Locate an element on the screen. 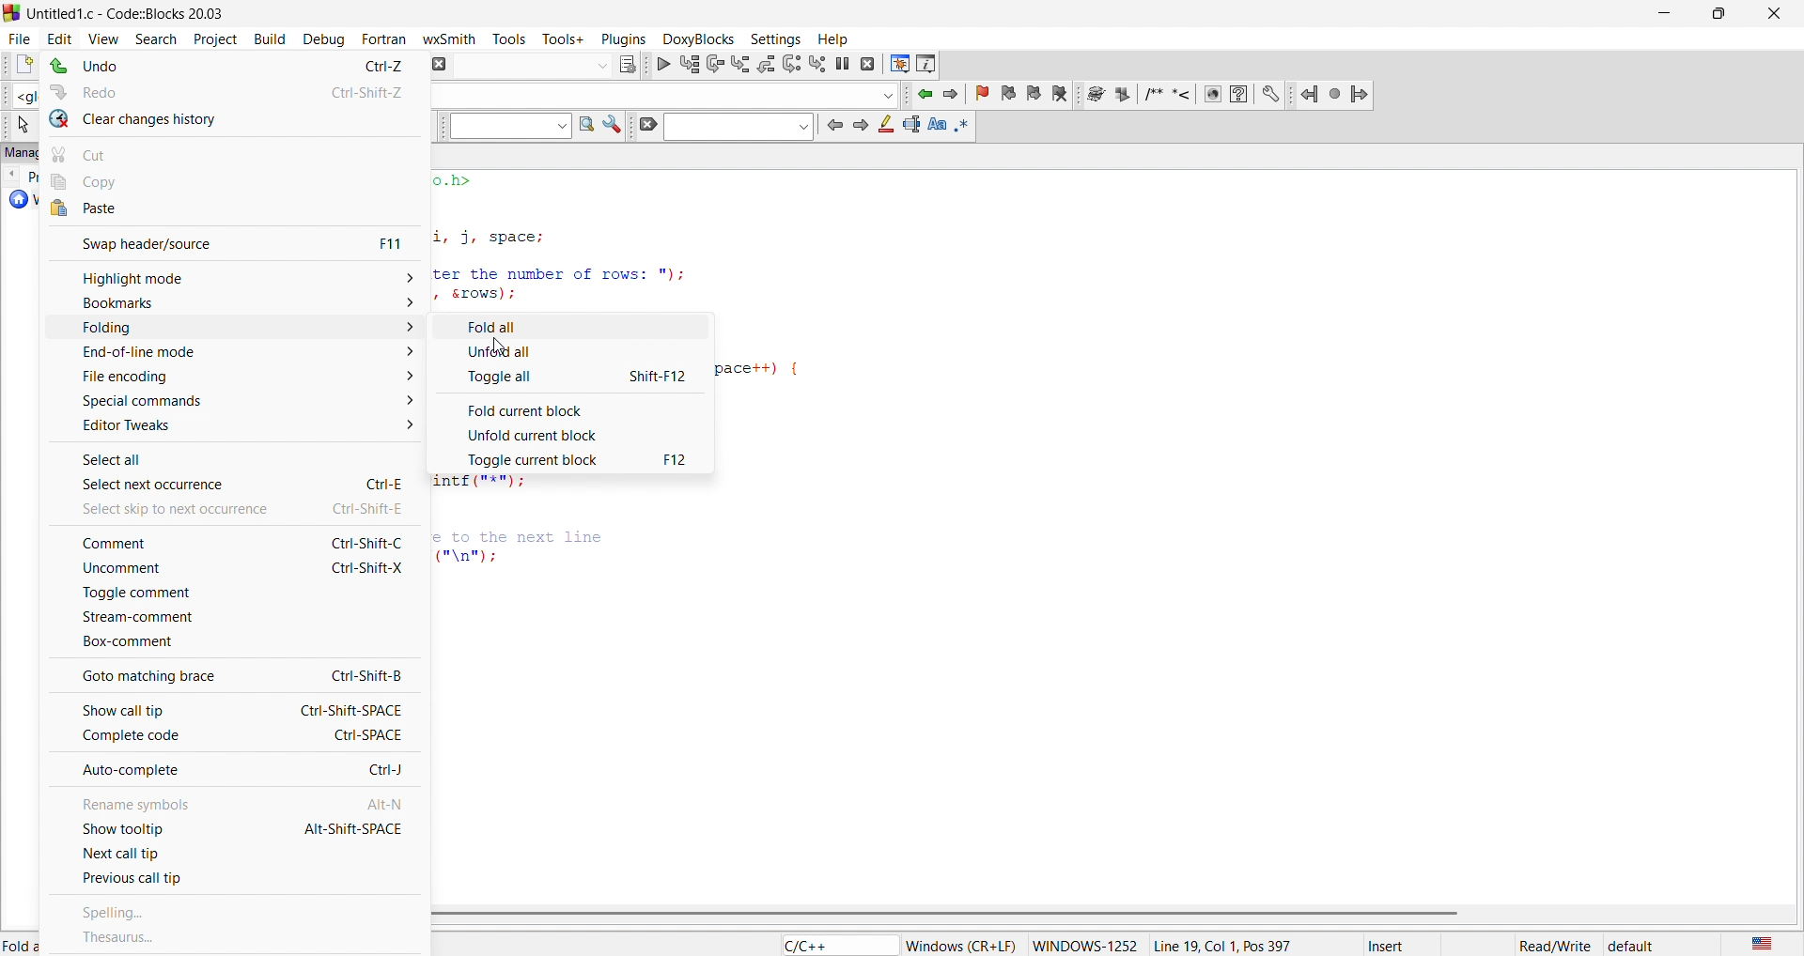  special commands is located at coordinates (227, 400).